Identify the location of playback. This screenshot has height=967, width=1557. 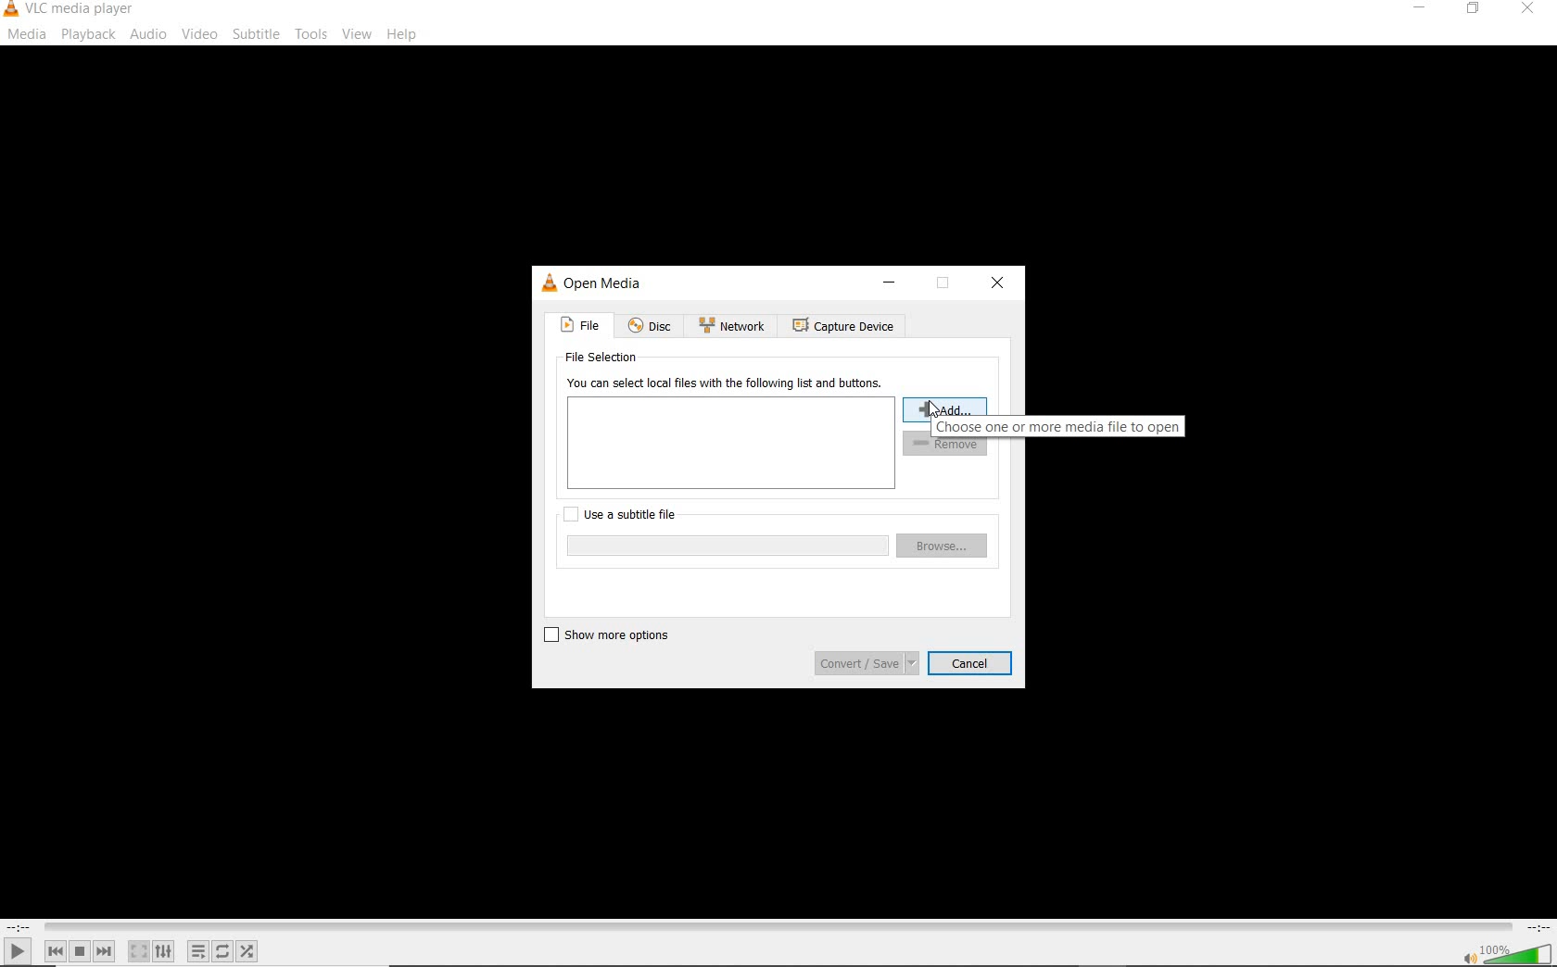
(88, 34).